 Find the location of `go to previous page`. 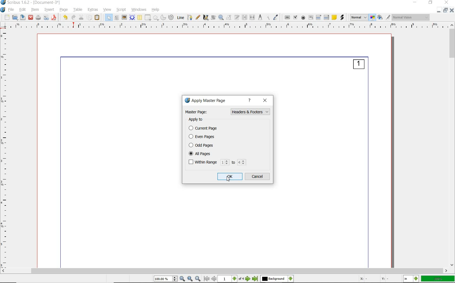

go to previous page is located at coordinates (214, 279).